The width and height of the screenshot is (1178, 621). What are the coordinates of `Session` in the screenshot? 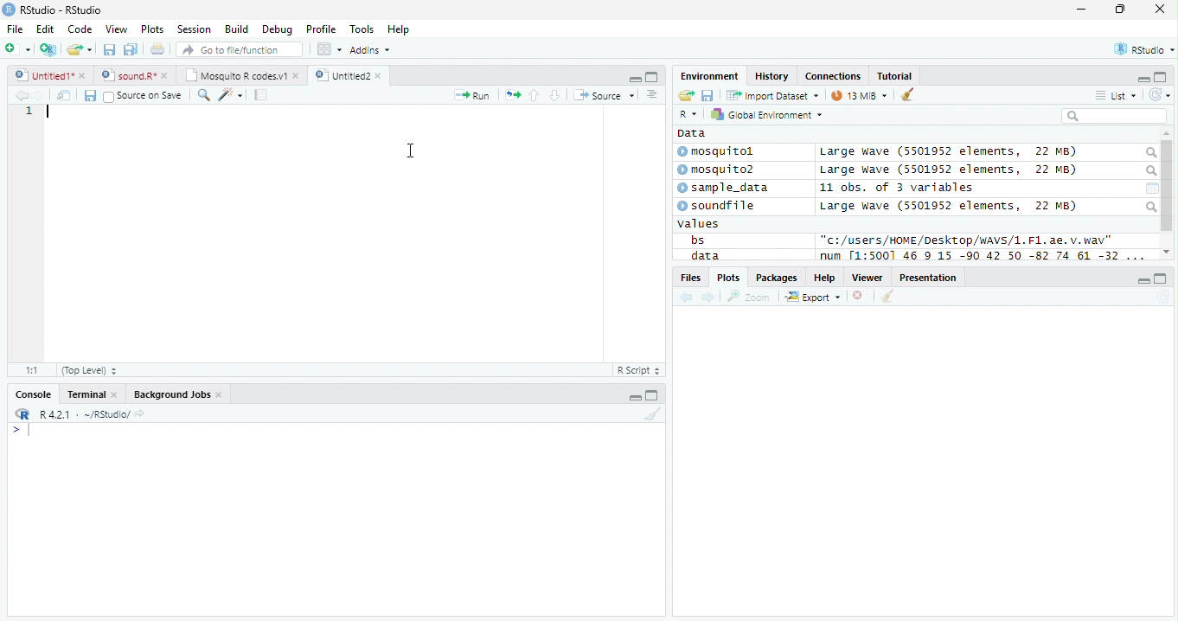 It's located at (194, 29).